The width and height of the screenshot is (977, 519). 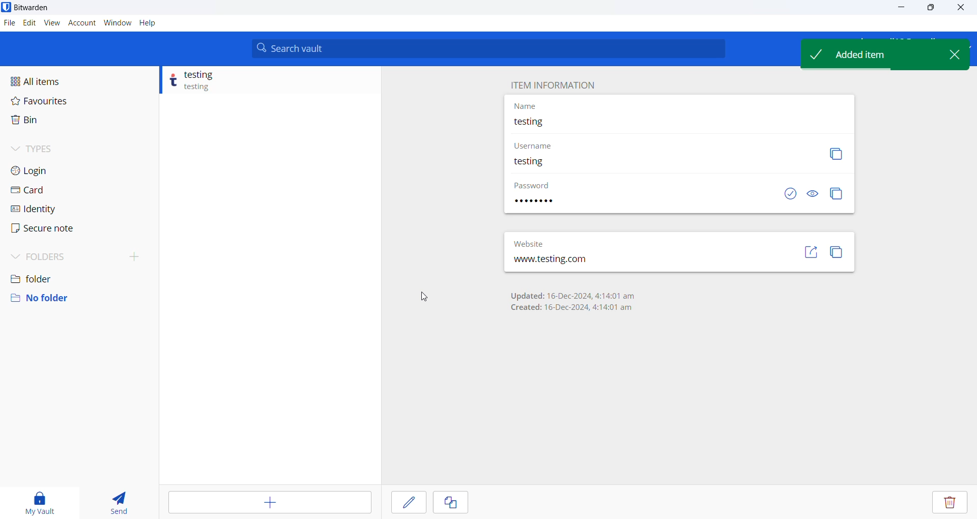 What do you see at coordinates (619, 123) in the screenshot?
I see `name "testing"` at bounding box center [619, 123].